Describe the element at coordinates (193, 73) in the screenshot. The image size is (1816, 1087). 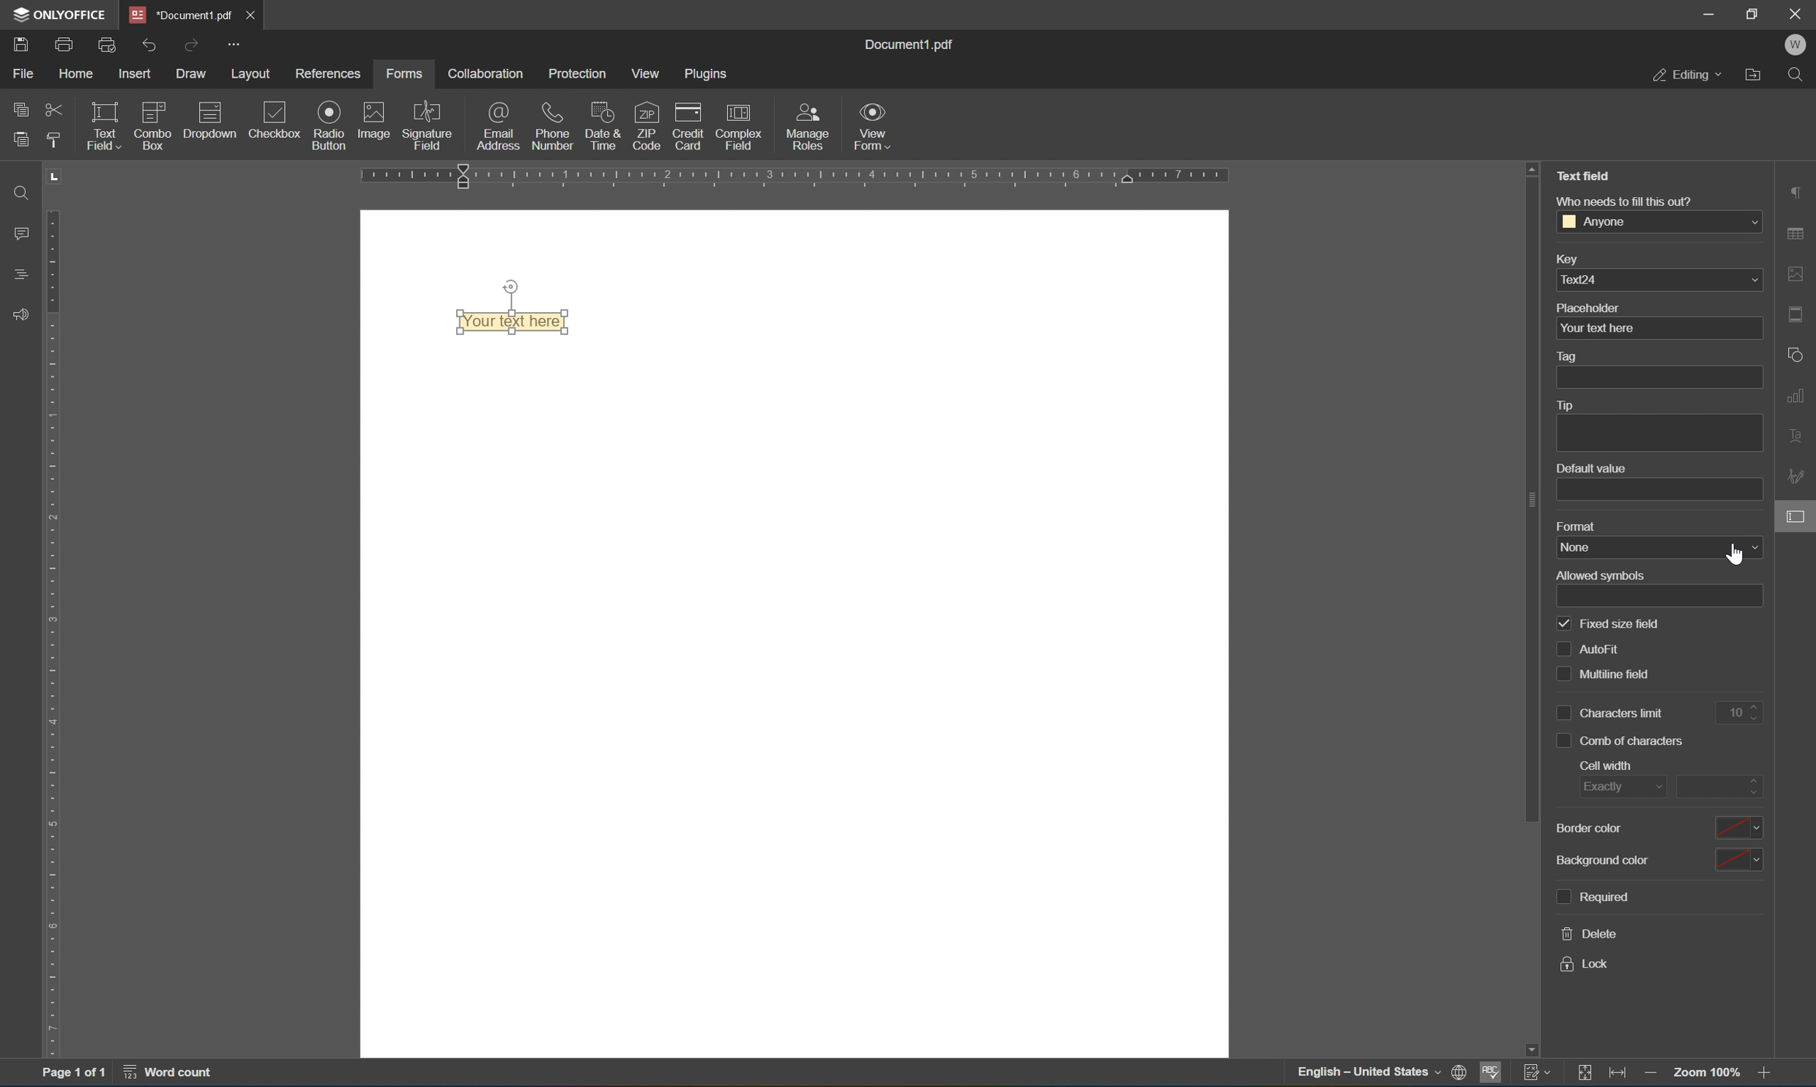
I see `draw` at that location.